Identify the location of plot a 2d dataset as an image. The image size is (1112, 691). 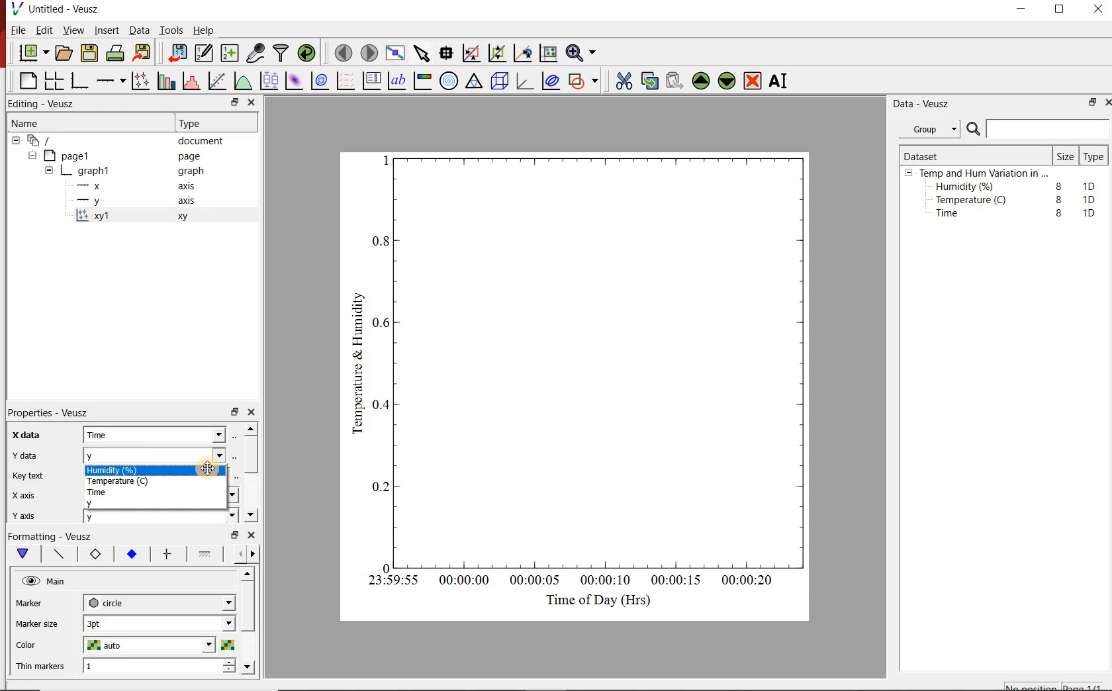
(295, 81).